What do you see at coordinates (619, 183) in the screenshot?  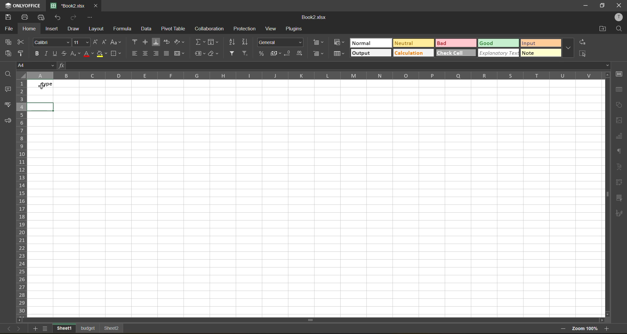 I see `pivot table` at bounding box center [619, 183].